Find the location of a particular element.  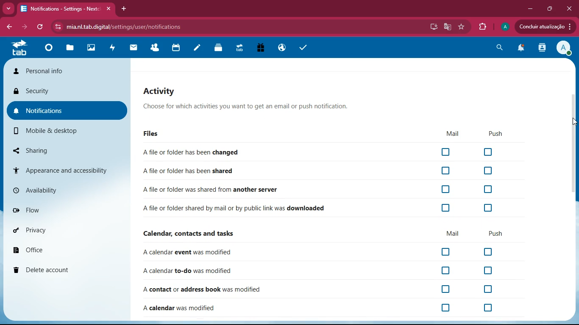

A calendar was modified is located at coordinates (180, 309).